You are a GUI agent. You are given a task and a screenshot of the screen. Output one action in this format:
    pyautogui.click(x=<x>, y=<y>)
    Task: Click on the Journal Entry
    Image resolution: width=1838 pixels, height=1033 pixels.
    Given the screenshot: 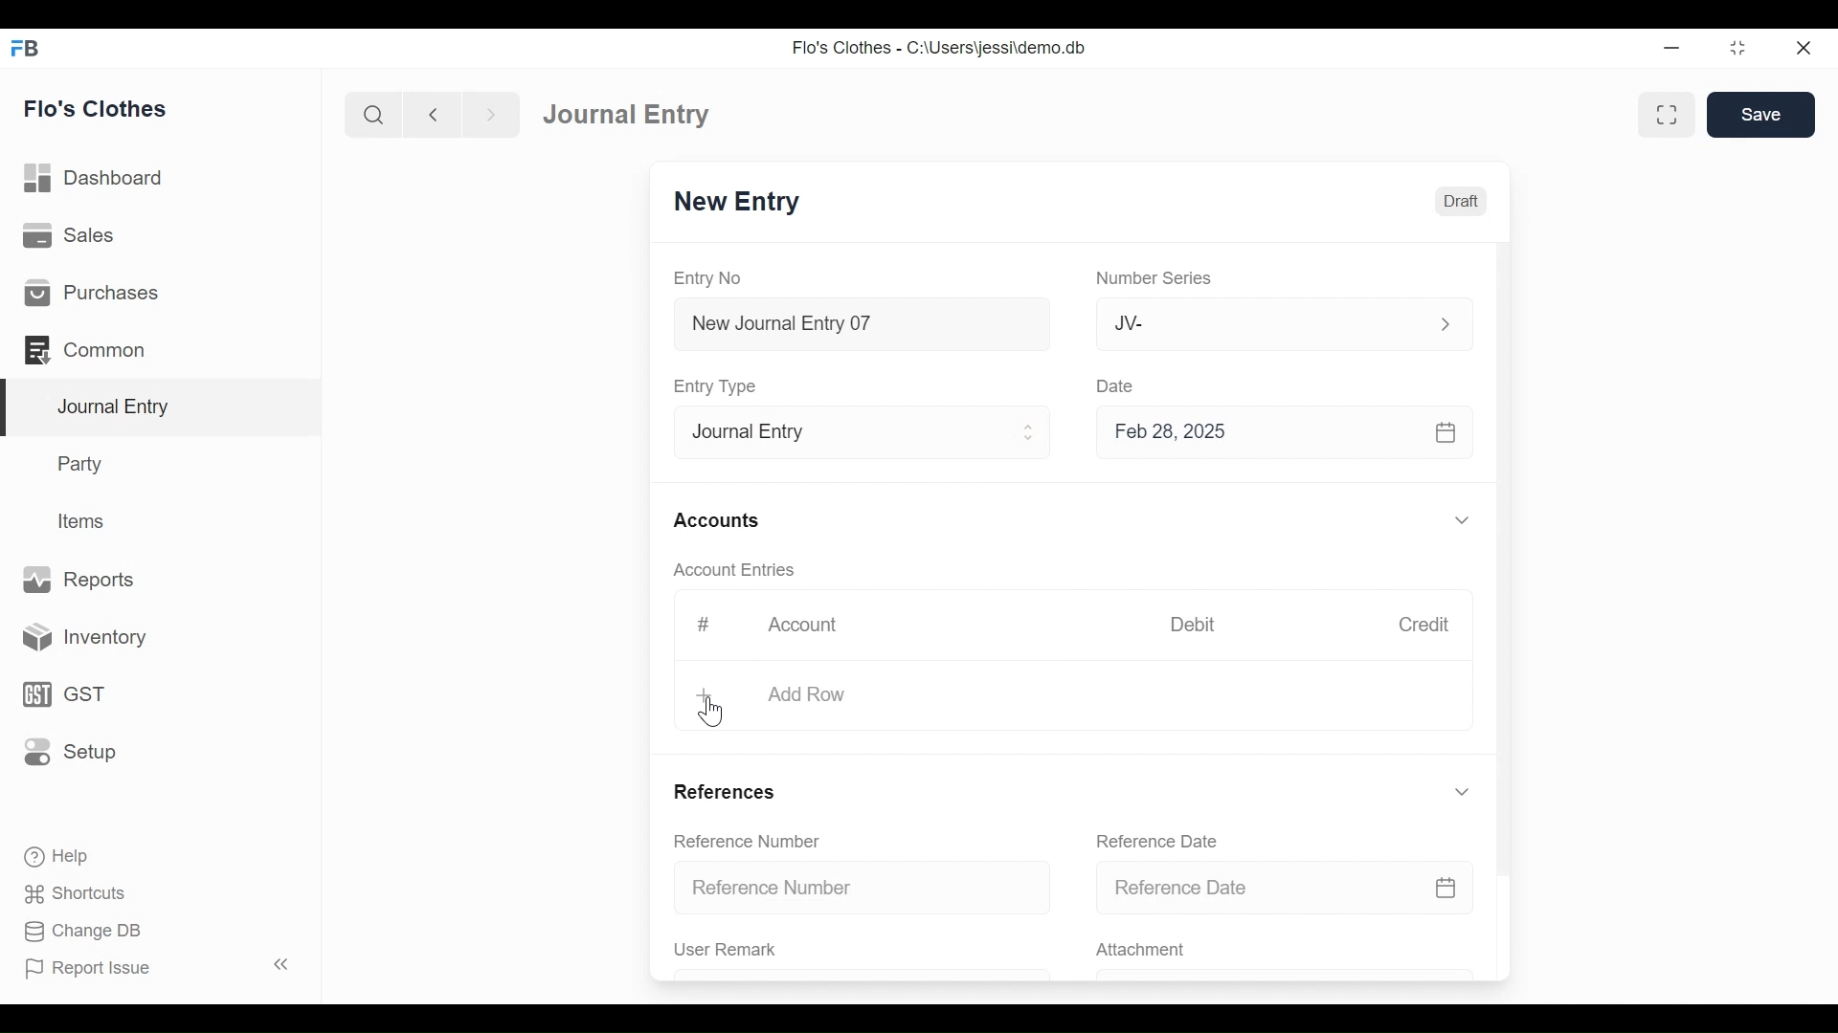 What is the action you would take?
    pyautogui.click(x=165, y=408)
    